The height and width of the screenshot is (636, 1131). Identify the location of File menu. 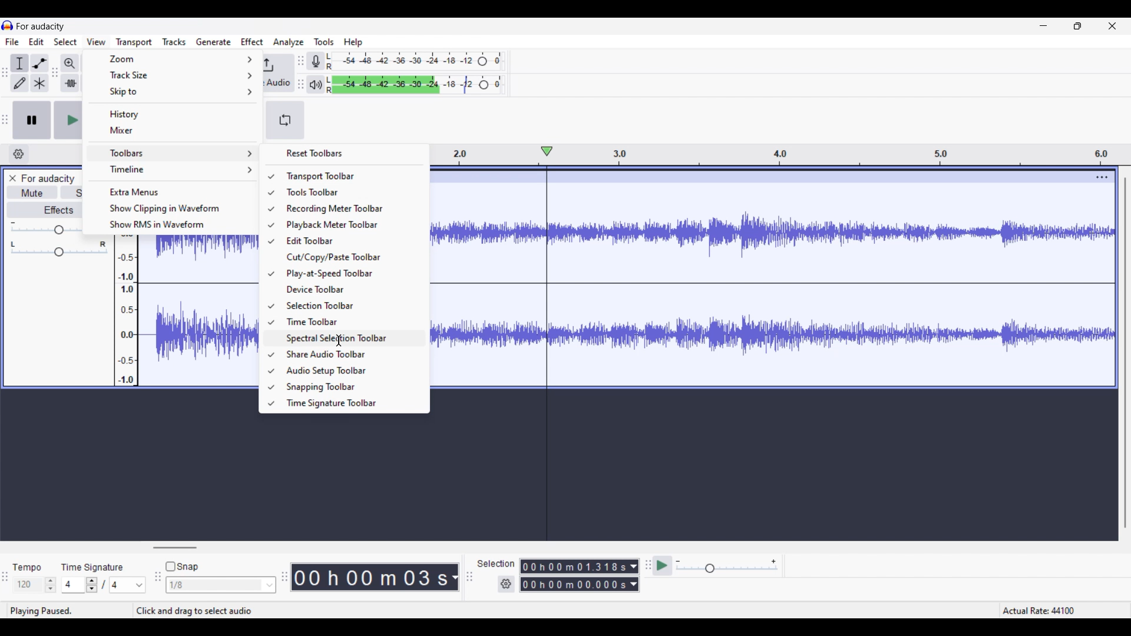
(12, 42).